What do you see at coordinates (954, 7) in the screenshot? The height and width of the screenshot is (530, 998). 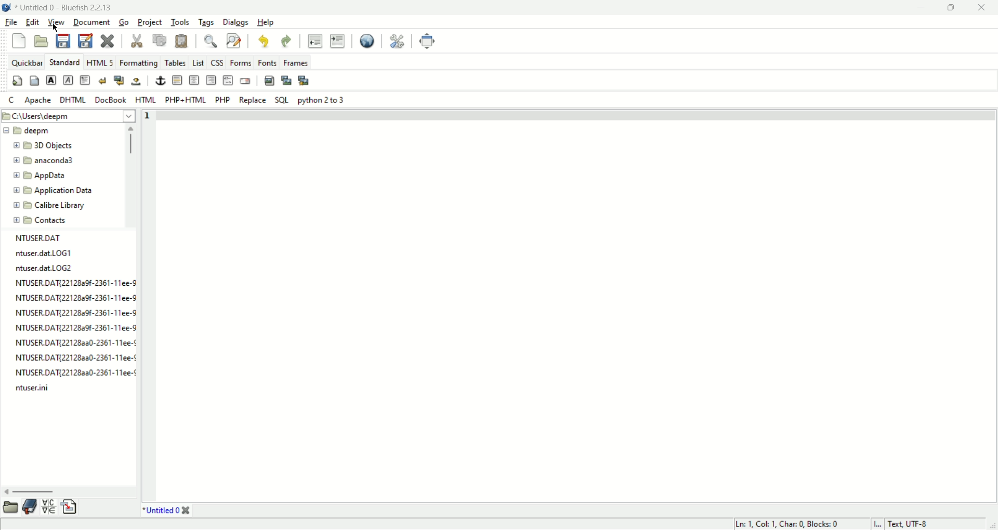 I see `maximize` at bounding box center [954, 7].